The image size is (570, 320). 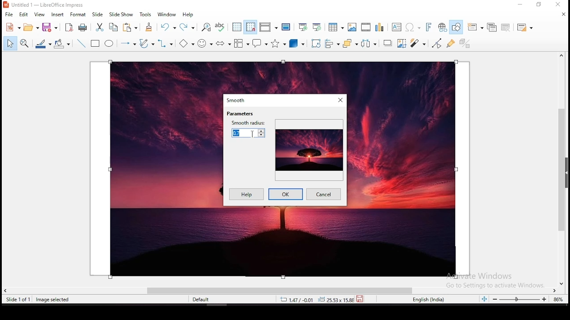 I want to click on new tool, so click(x=12, y=28).